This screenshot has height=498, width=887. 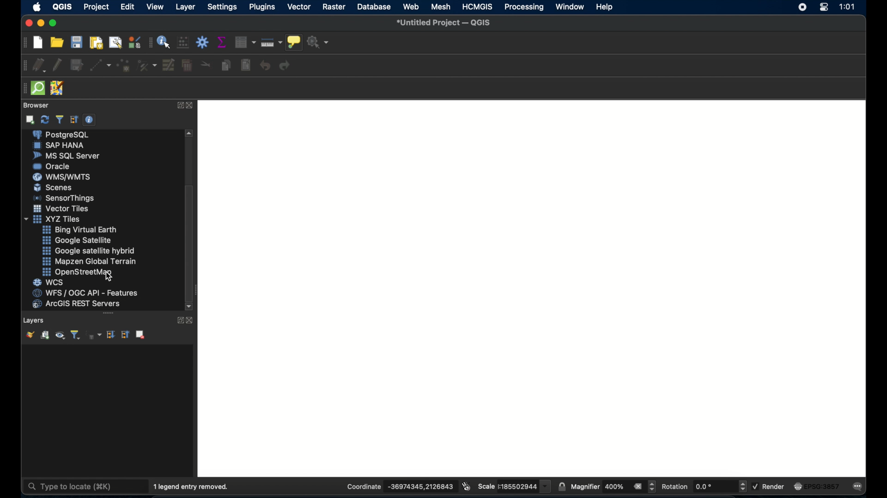 I want to click on undo, so click(x=265, y=66).